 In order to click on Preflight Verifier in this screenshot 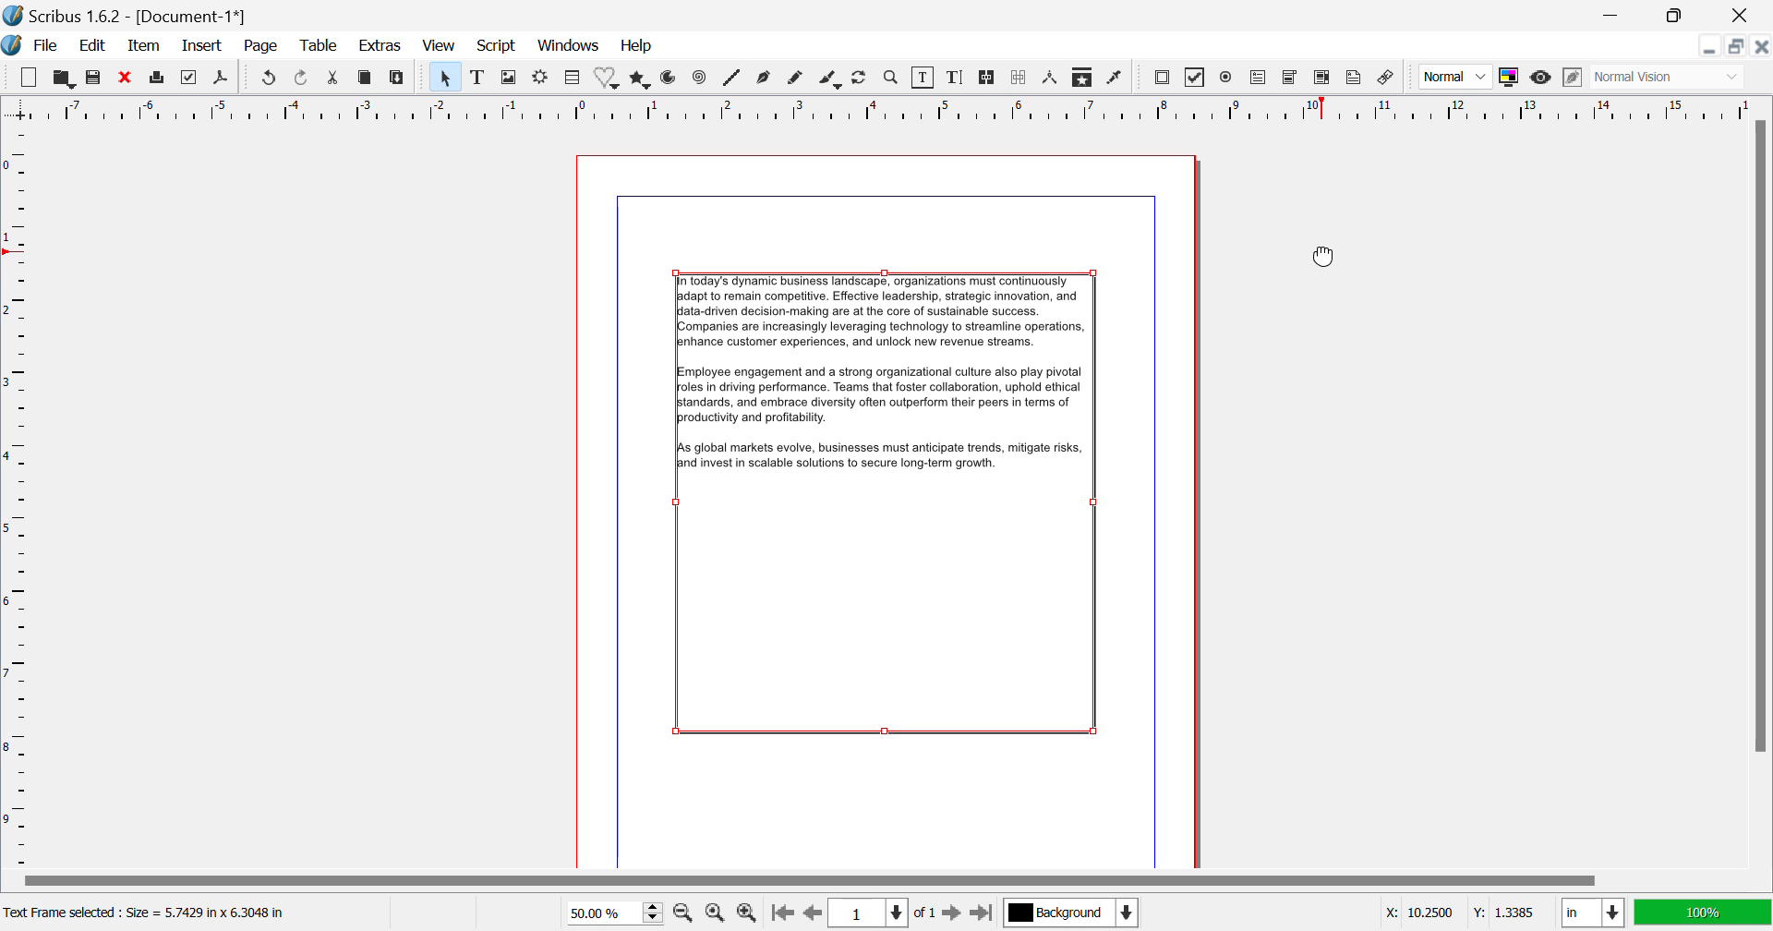, I will do `click(193, 78)`.